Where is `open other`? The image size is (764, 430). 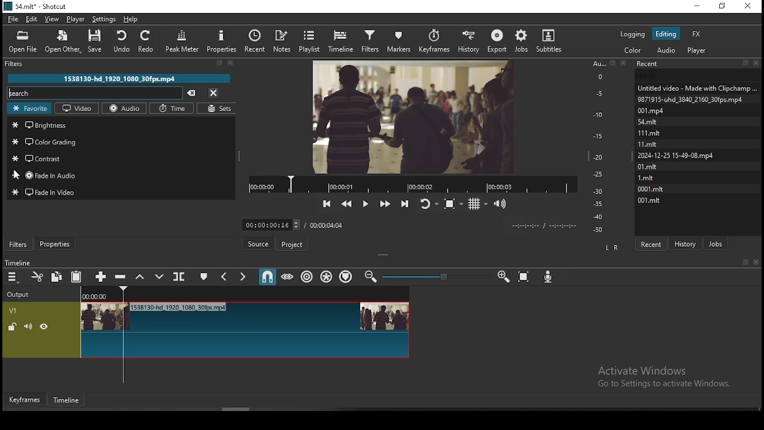 open other is located at coordinates (61, 42).